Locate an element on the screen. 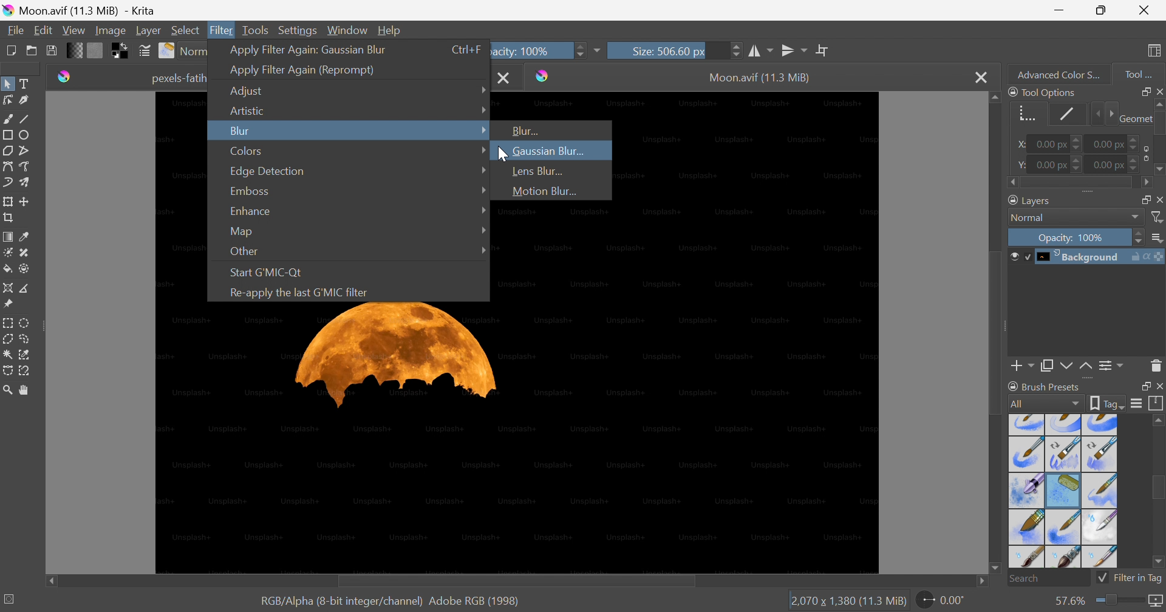 This screenshot has width=1166, height=612. Ellipse tool is located at coordinates (25, 135).